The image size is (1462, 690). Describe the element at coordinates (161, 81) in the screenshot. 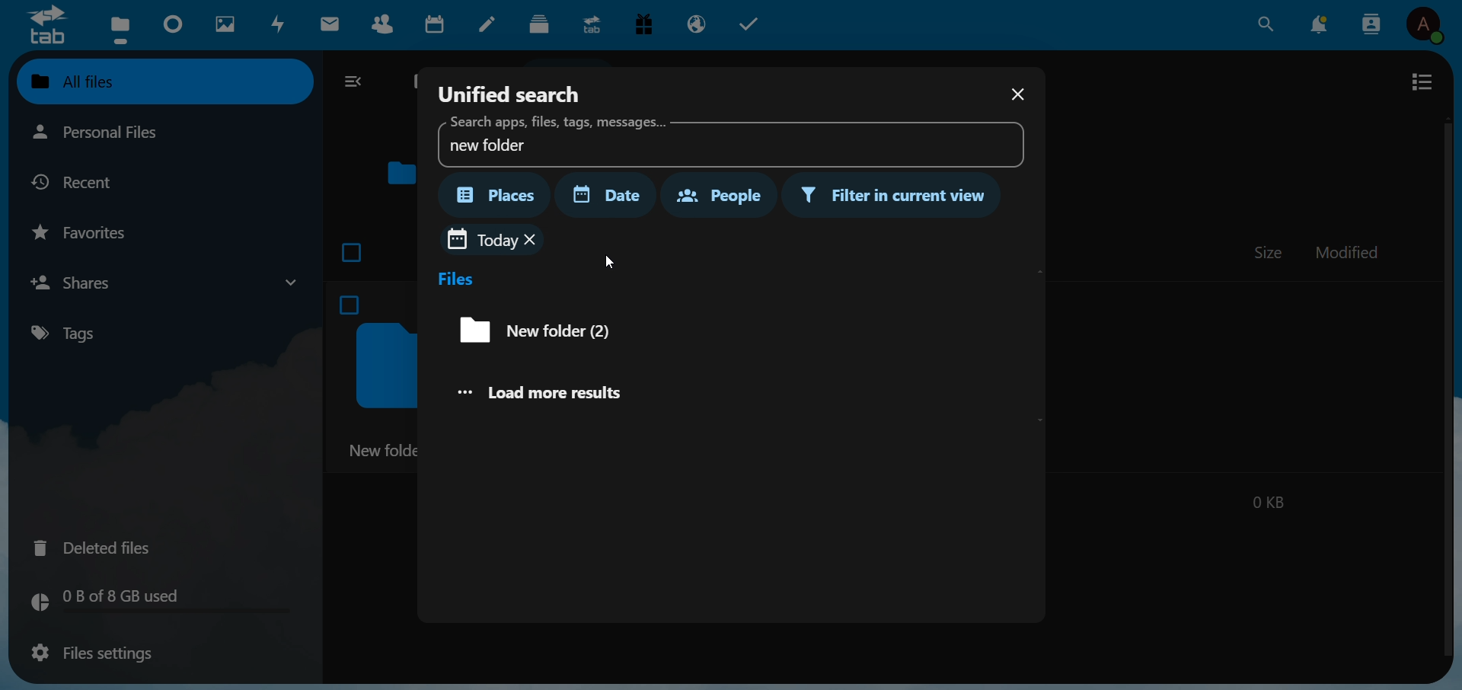

I see `all files` at that location.